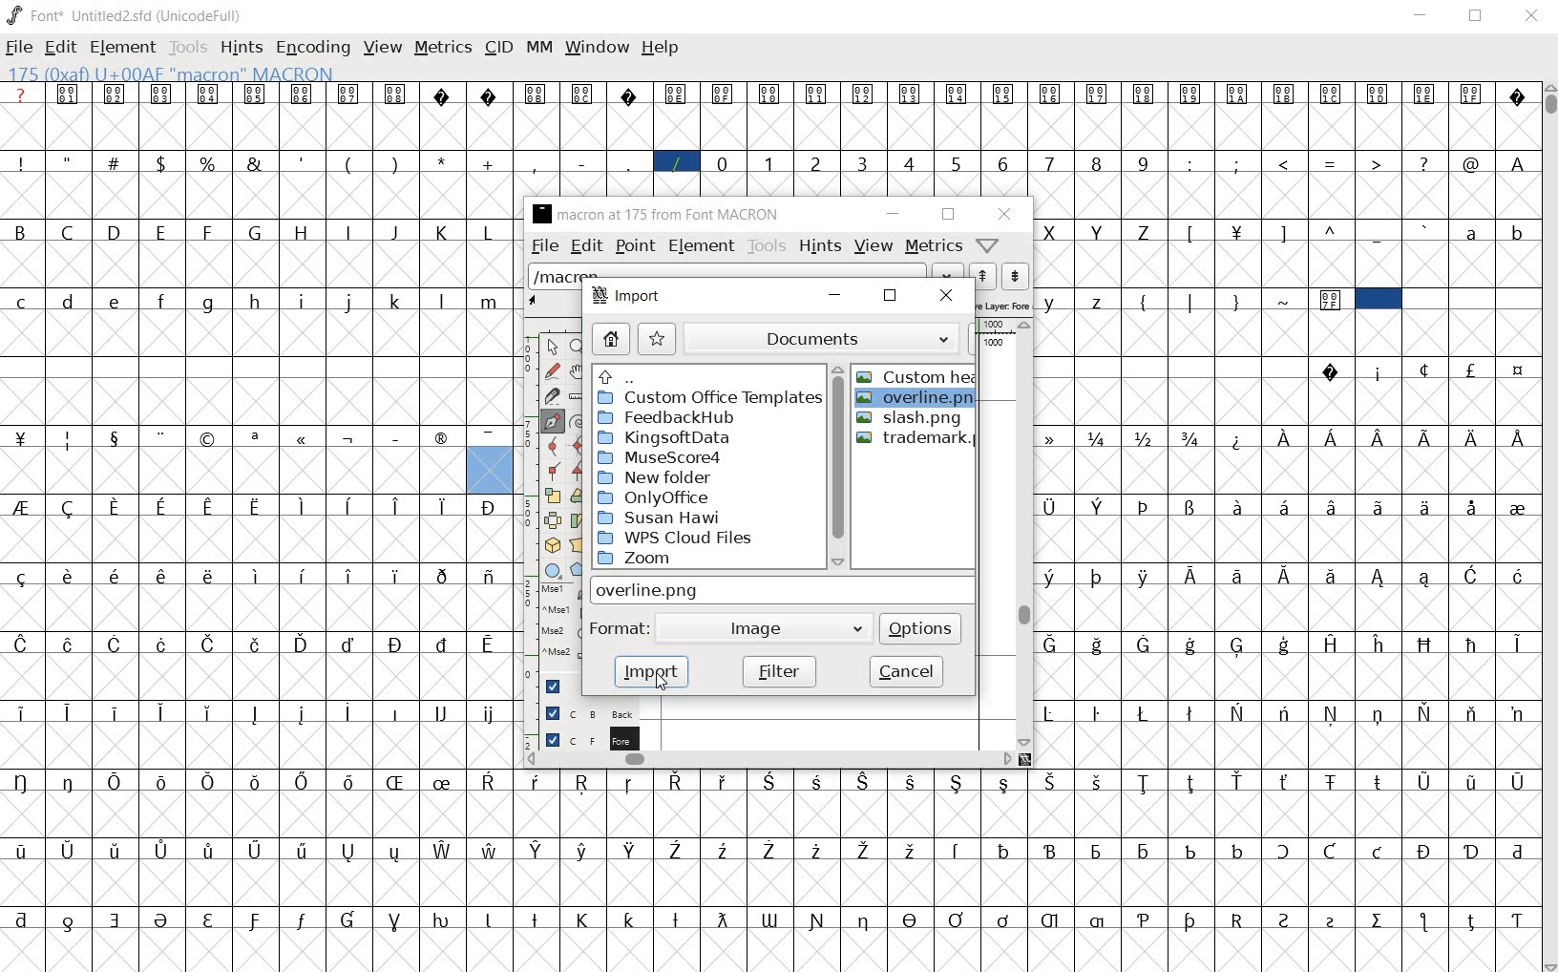 The width and height of the screenshot is (1558, 972). Describe the element at coordinates (984, 278) in the screenshot. I see `previous word` at that location.